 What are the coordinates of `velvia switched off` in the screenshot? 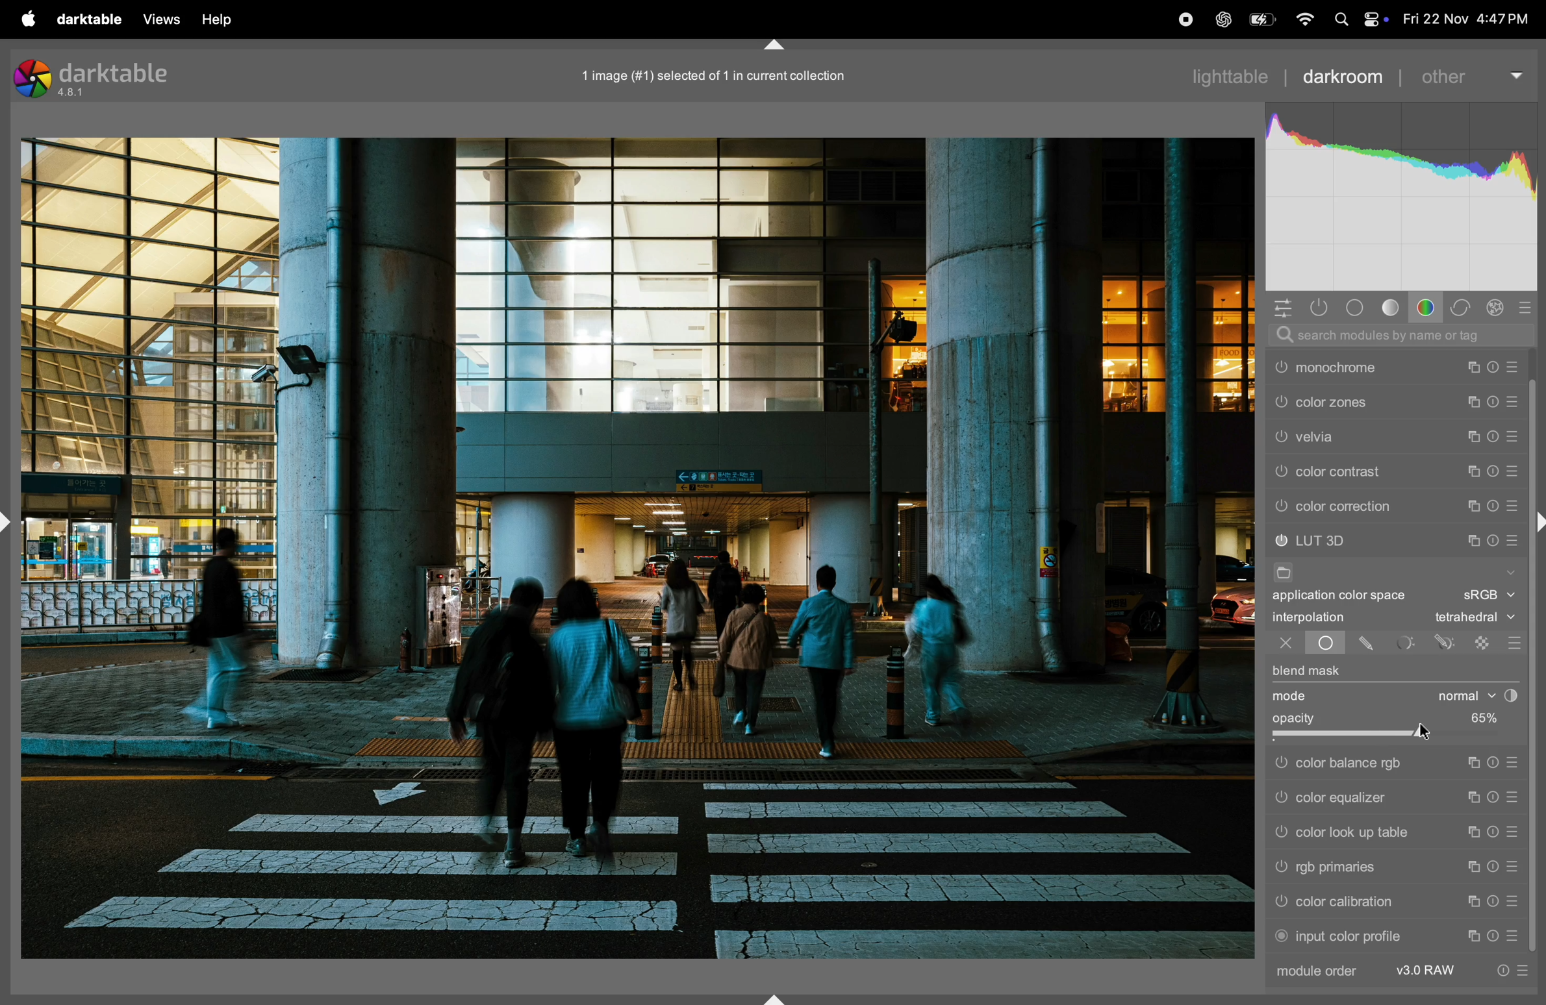 It's located at (1280, 469).